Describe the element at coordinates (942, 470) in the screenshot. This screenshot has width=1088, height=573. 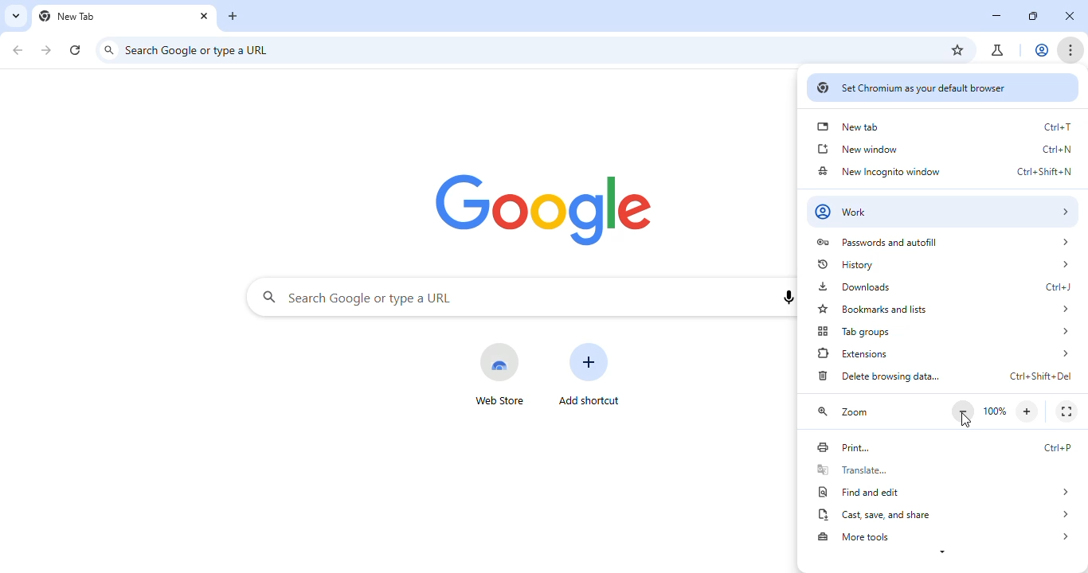
I see `translate` at that location.